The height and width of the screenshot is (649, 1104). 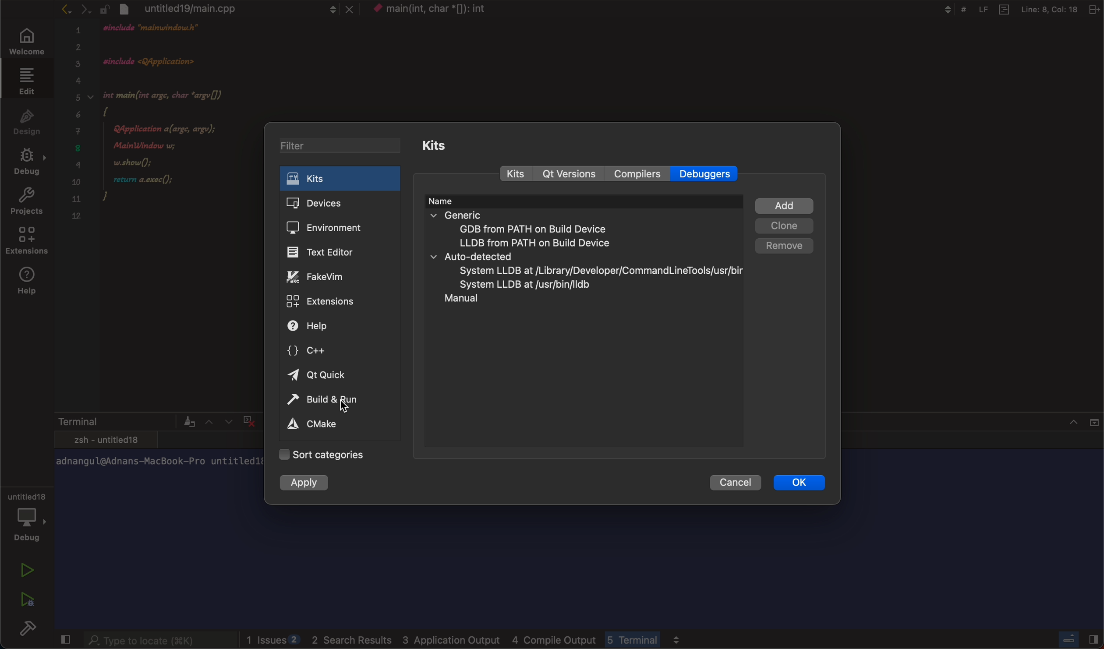 I want to click on kits, so click(x=444, y=145).